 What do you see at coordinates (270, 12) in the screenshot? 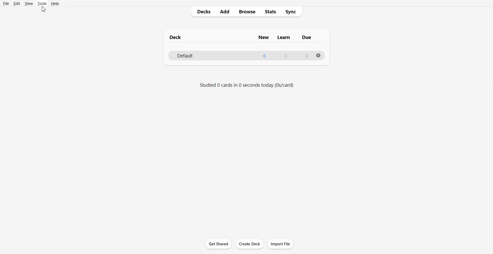
I see `Stats` at bounding box center [270, 12].